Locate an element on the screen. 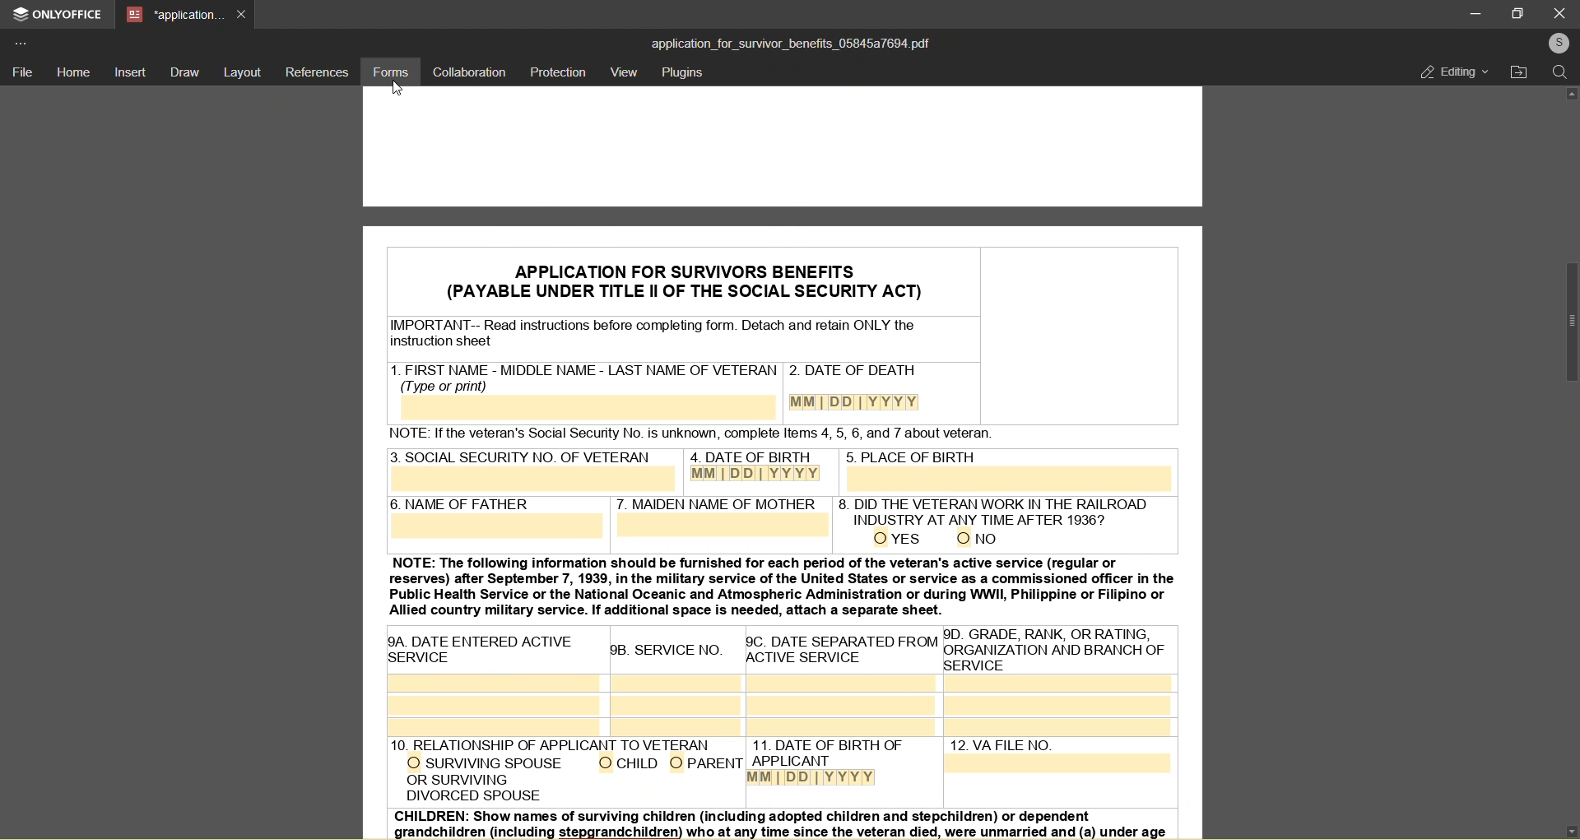  close is located at coordinates (1559, 12).